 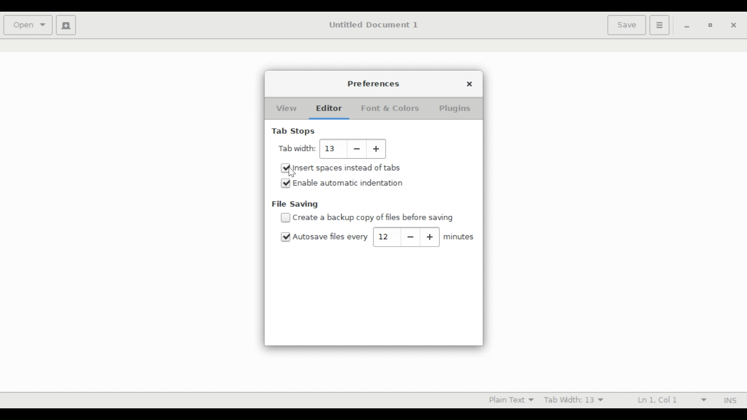 I want to click on Selected, so click(x=285, y=169).